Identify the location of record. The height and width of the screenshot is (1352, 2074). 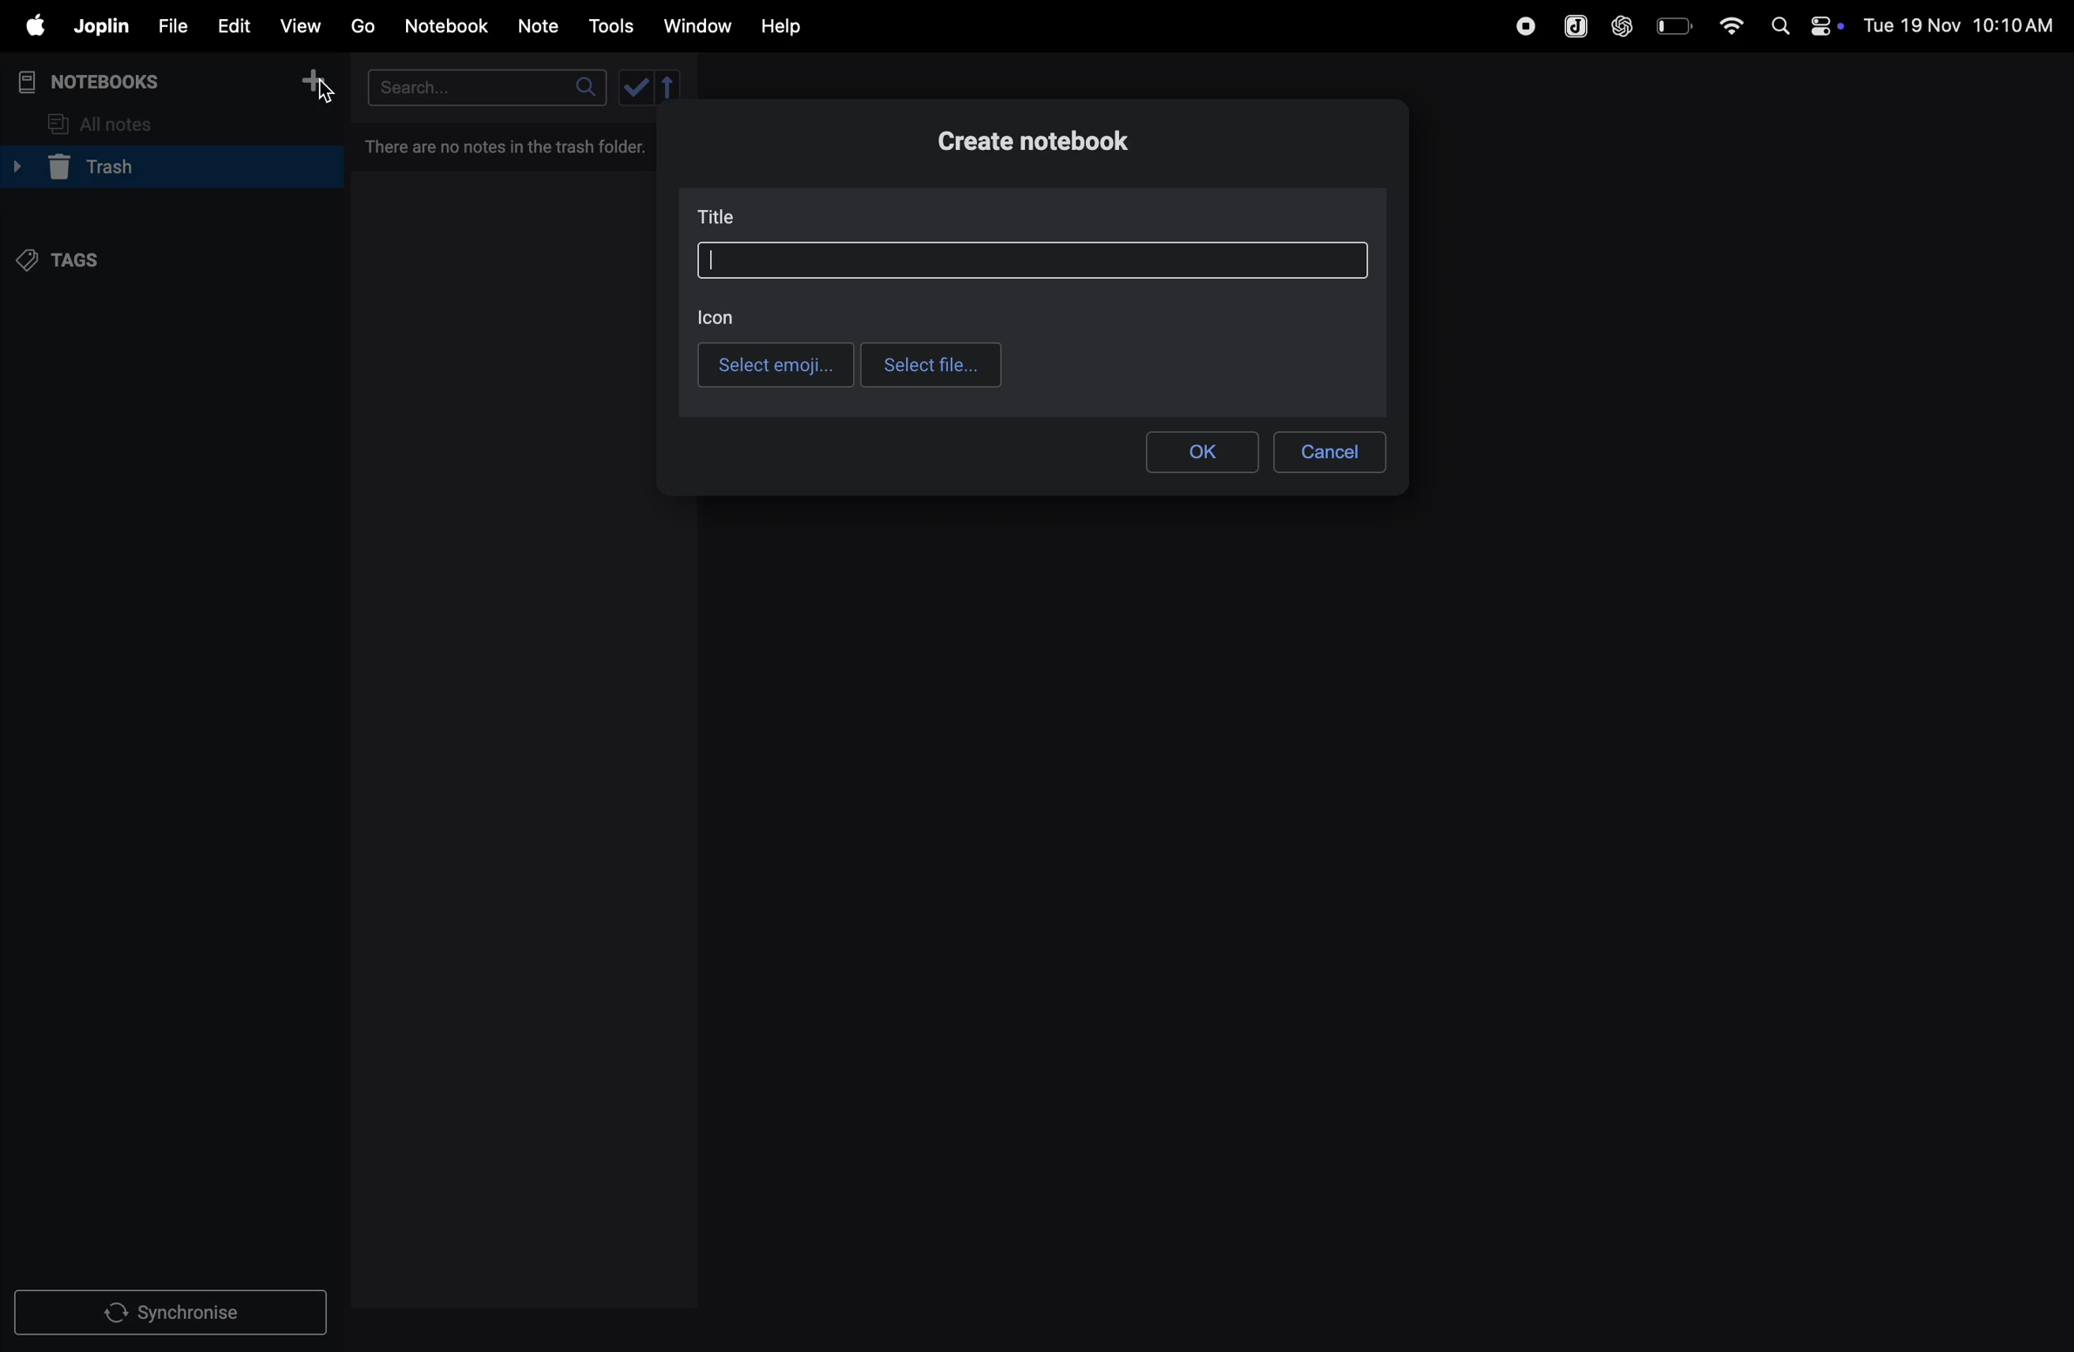
(1520, 25).